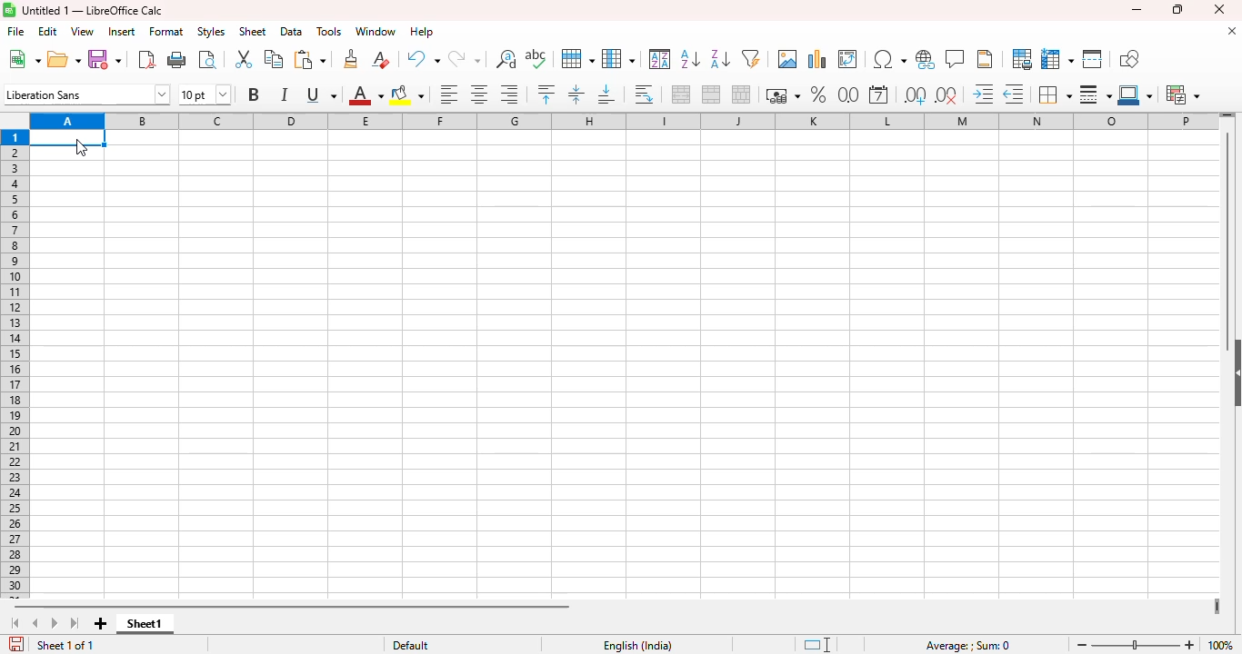 The height and width of the screenshot is (654, 1242). What do you see at coordinates (817, 645) in the screenshot?
I see `standard selection` at bounding box center [817, 645].